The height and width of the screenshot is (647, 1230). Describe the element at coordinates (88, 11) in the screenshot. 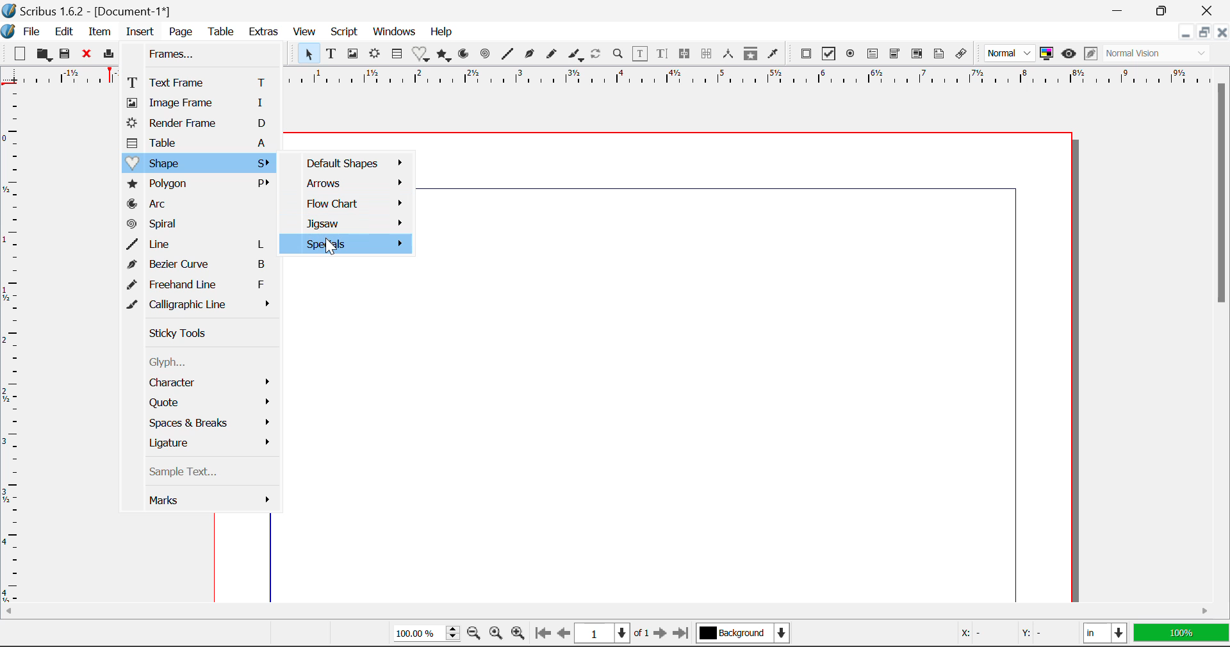

I see `Scribus 1.6.2 - [Document-1*]` at that location.